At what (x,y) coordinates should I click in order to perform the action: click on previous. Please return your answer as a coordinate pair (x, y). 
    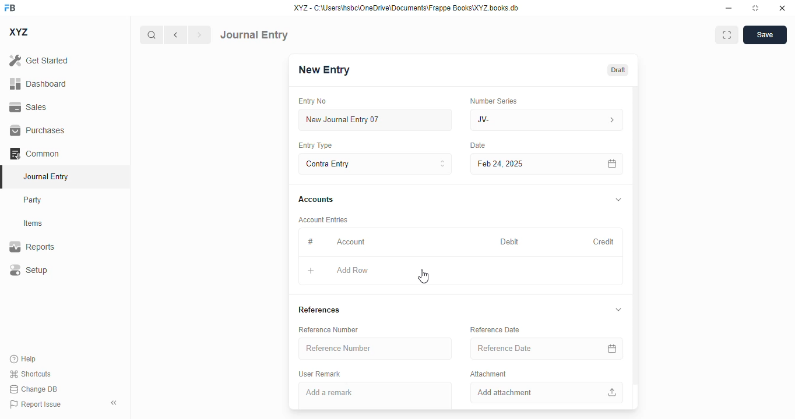
    Looking at the image, I should click on (175, 35).